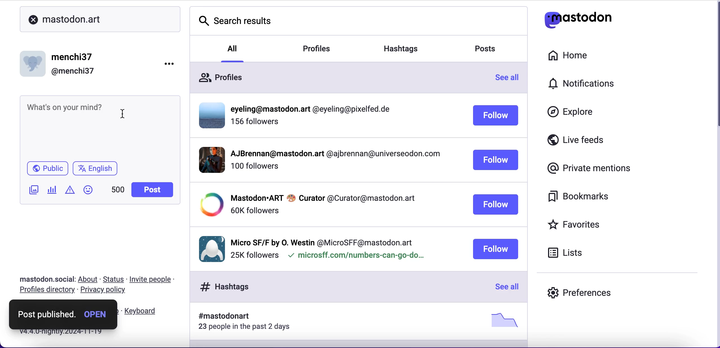  Describe the element at coordinates (236, 20) in the screenshot. I see `search results` at that location.